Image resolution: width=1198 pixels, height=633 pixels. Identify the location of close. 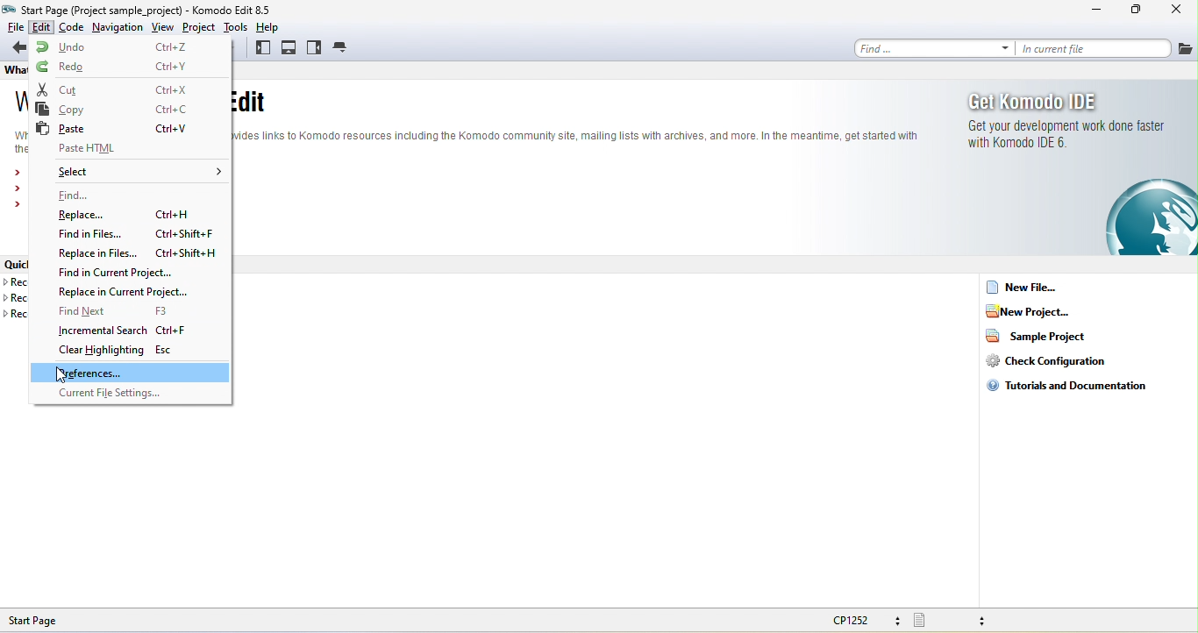
(1181, 11).